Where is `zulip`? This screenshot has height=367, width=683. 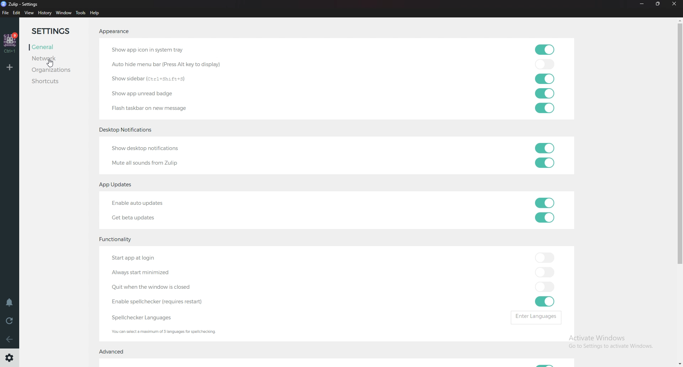 zulip is located at coordinates (17, 4).